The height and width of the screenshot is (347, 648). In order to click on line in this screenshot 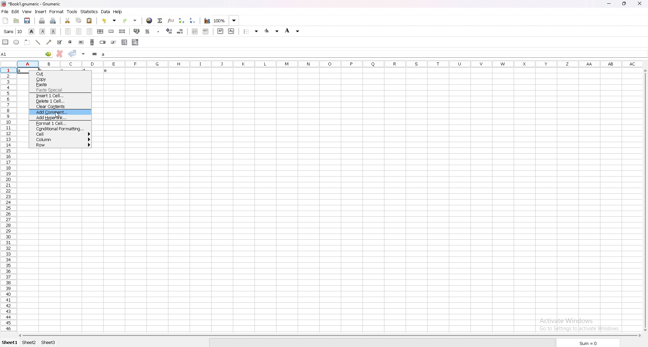, I will do `click(38, 42)`.